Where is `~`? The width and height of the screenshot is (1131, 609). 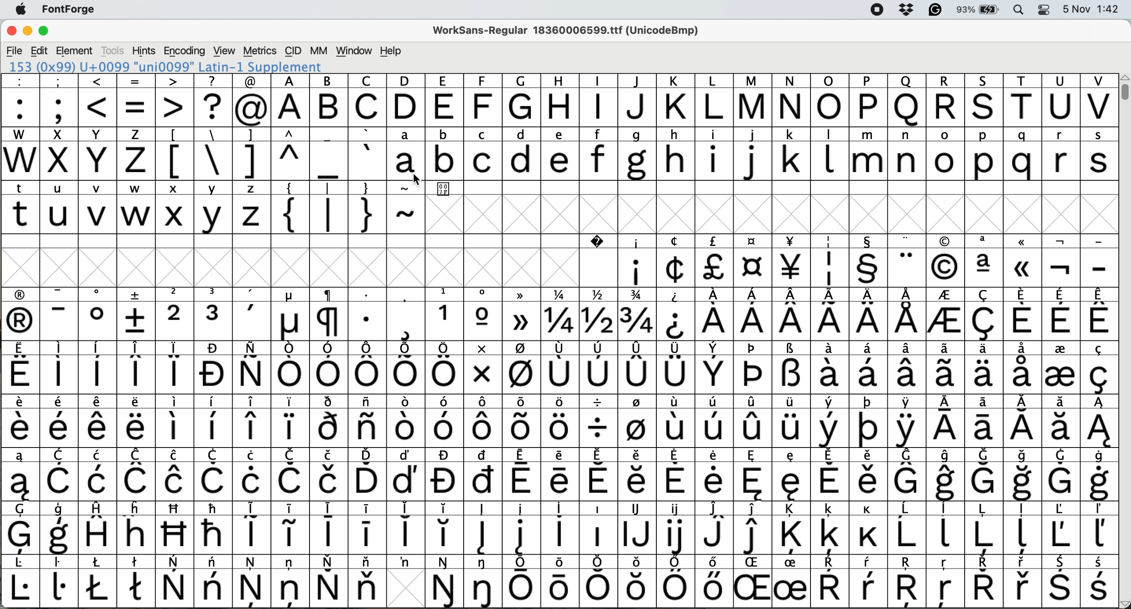
~ is located at coordinates (406, 208).